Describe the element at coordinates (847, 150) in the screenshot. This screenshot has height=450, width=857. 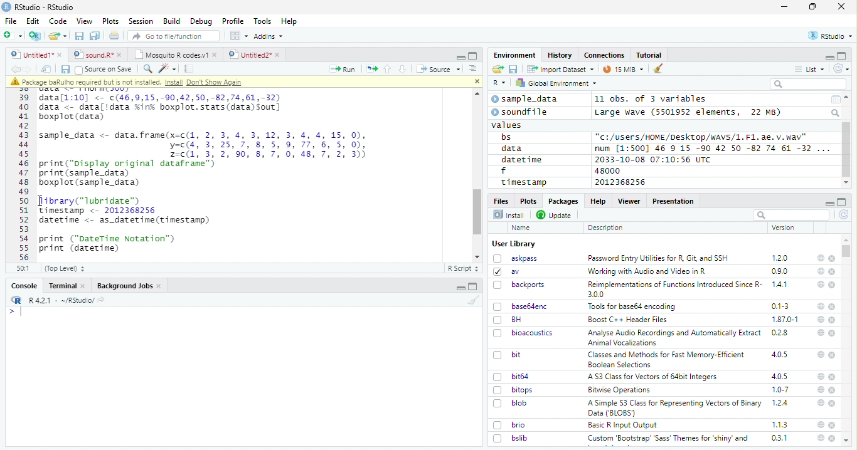
I see `Scroll bar` at that location.